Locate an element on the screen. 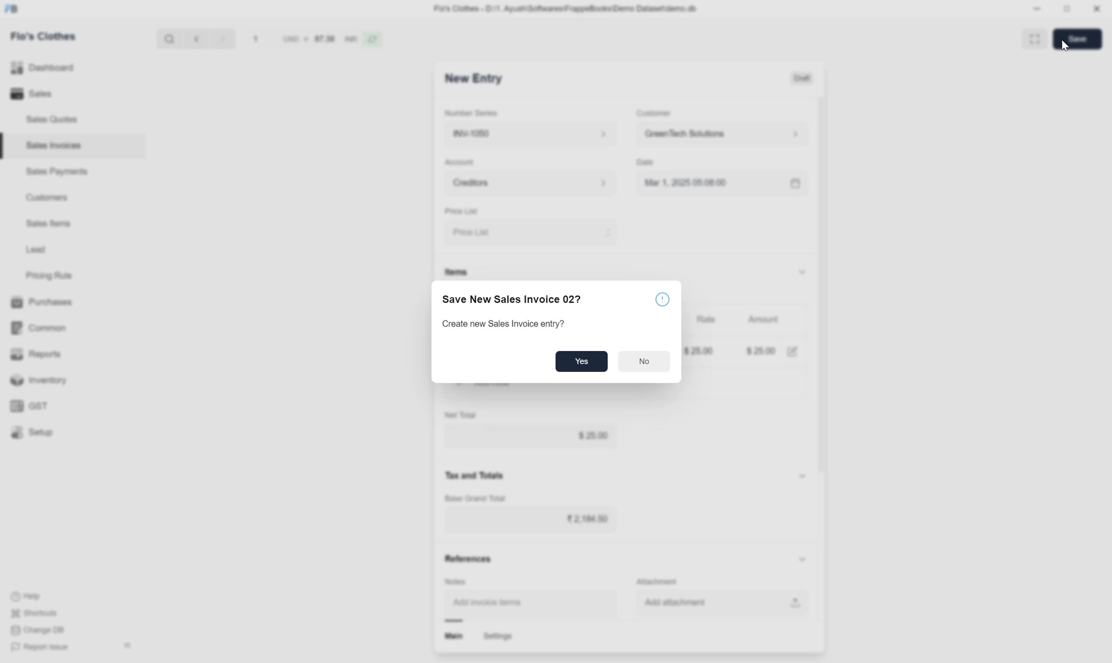 This screenshot has width=1112, height=663. Change DB is located at coordinates (39, 632).